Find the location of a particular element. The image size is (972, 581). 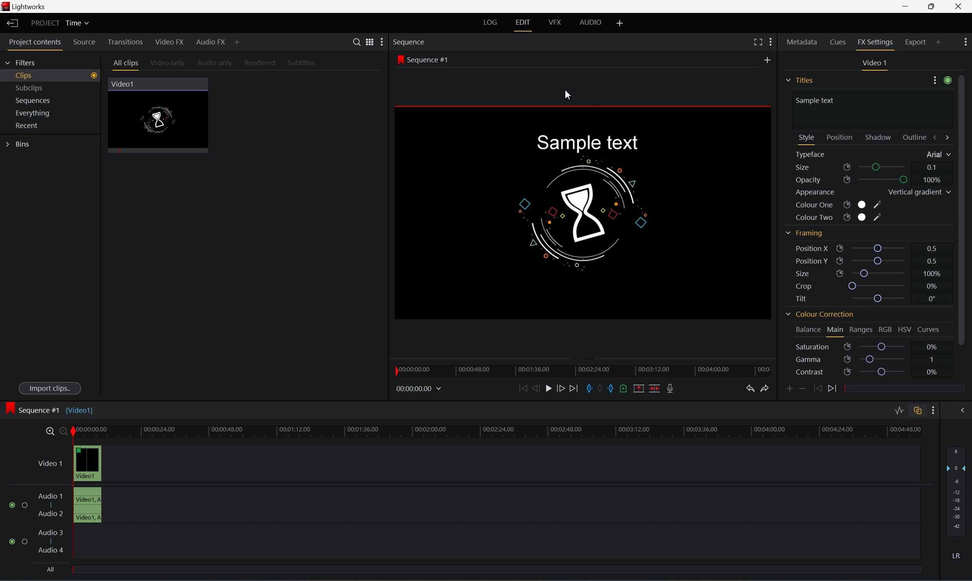

mute is located at coordinates (959, 556).